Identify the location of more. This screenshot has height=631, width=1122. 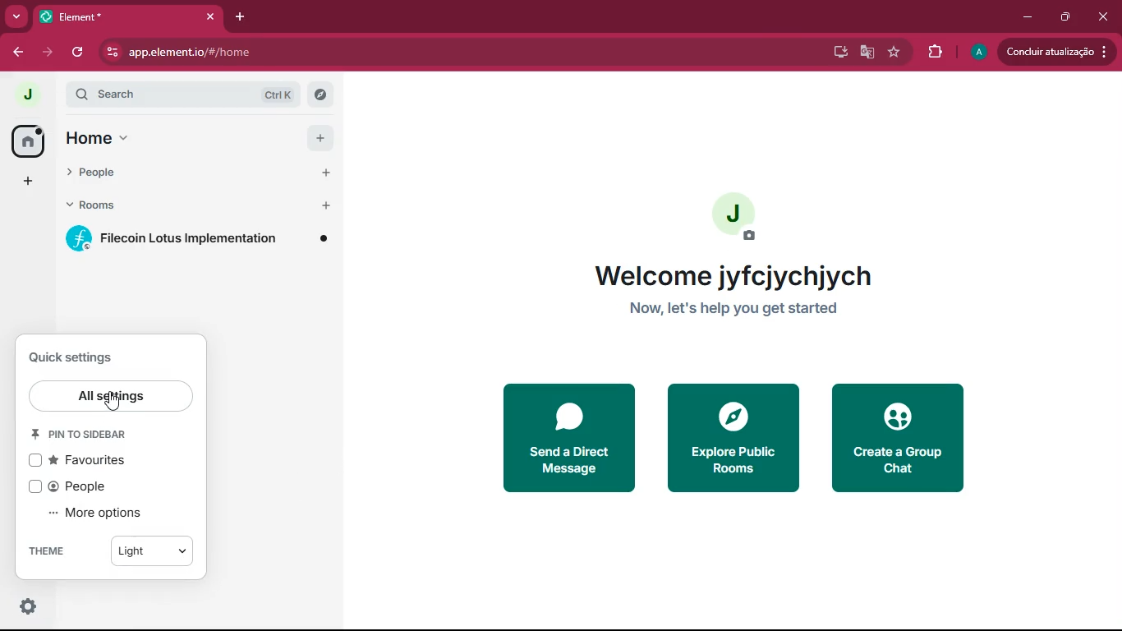
(16, 16).